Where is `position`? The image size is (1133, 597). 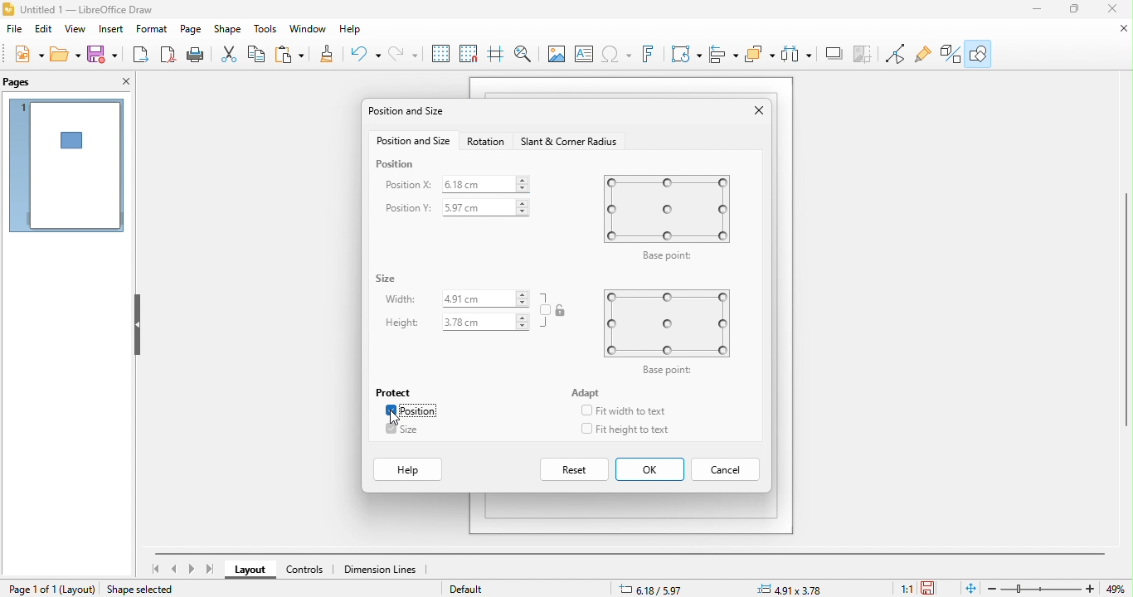 position is located at coordinates (419, 411).